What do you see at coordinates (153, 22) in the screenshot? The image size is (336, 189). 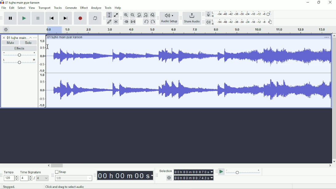 I see `Redo` at bounding box center [153, 22].